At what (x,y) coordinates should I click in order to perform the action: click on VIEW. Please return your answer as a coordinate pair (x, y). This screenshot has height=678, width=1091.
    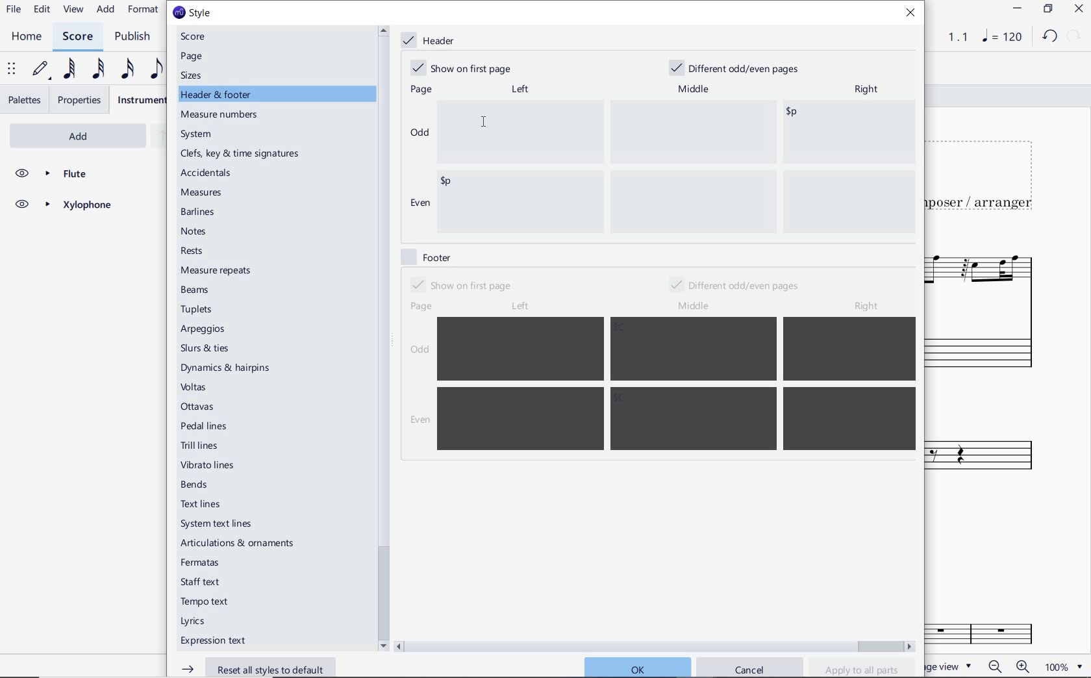
    Looking at the image, I should click on (74, 10).